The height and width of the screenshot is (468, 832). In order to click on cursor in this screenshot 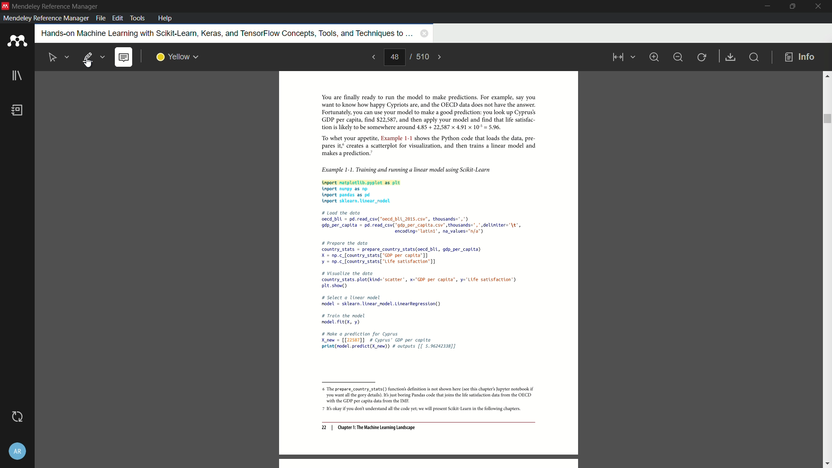, I will do `click(88, 64)`.